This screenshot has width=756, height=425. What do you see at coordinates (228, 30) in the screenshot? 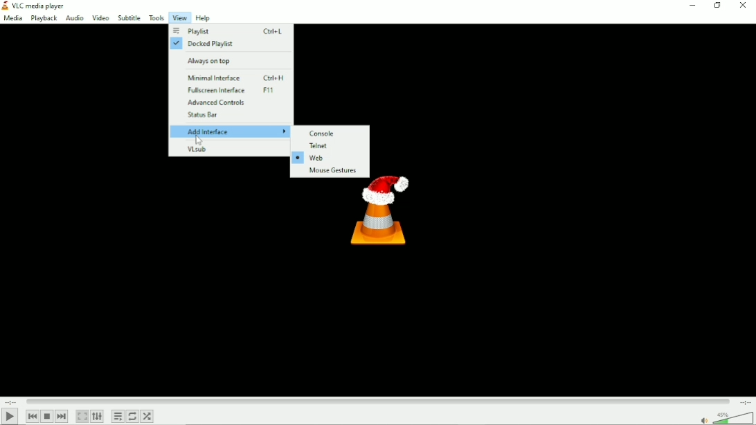
I see `Playlist` at bounding box center [228, 30].